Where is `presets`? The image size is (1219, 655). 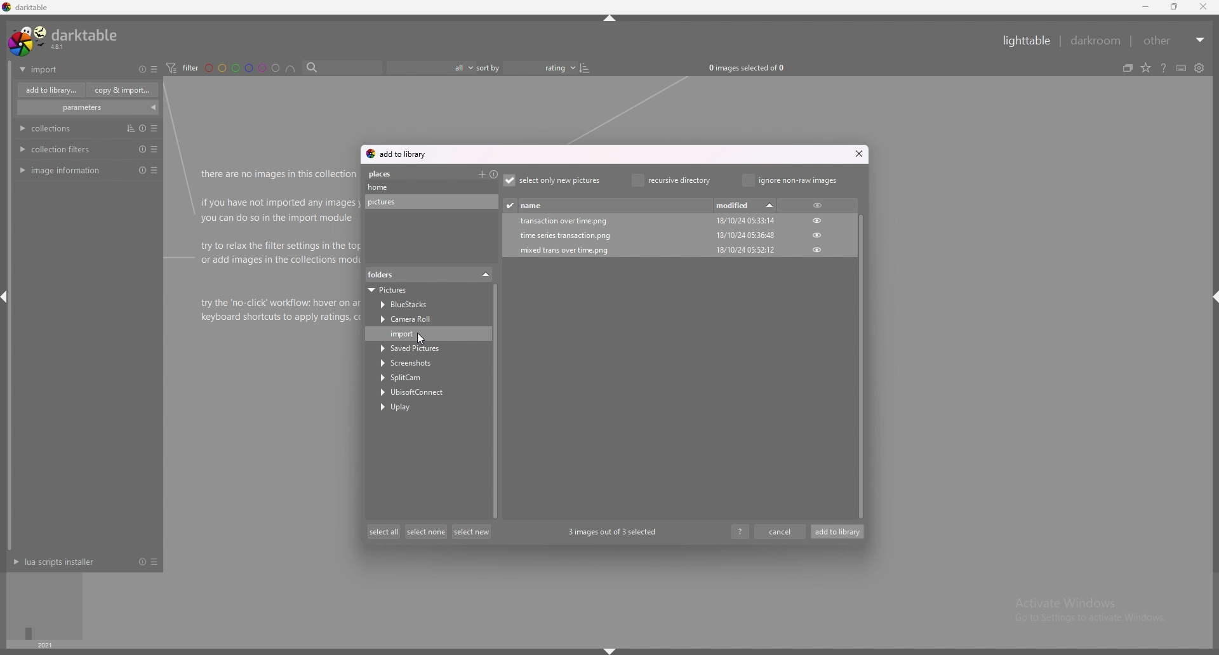
presets is located at coordinates (154, 562).